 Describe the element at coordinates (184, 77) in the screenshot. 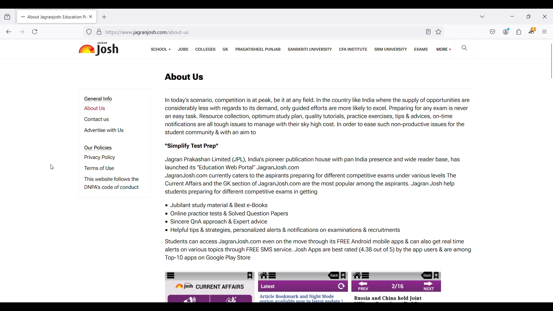

I see `about us` at that location.